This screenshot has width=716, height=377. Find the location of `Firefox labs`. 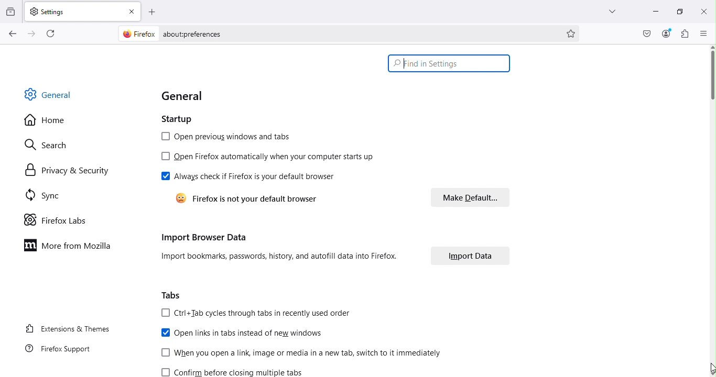

Firefox labs is located at coordinates (61, 218).